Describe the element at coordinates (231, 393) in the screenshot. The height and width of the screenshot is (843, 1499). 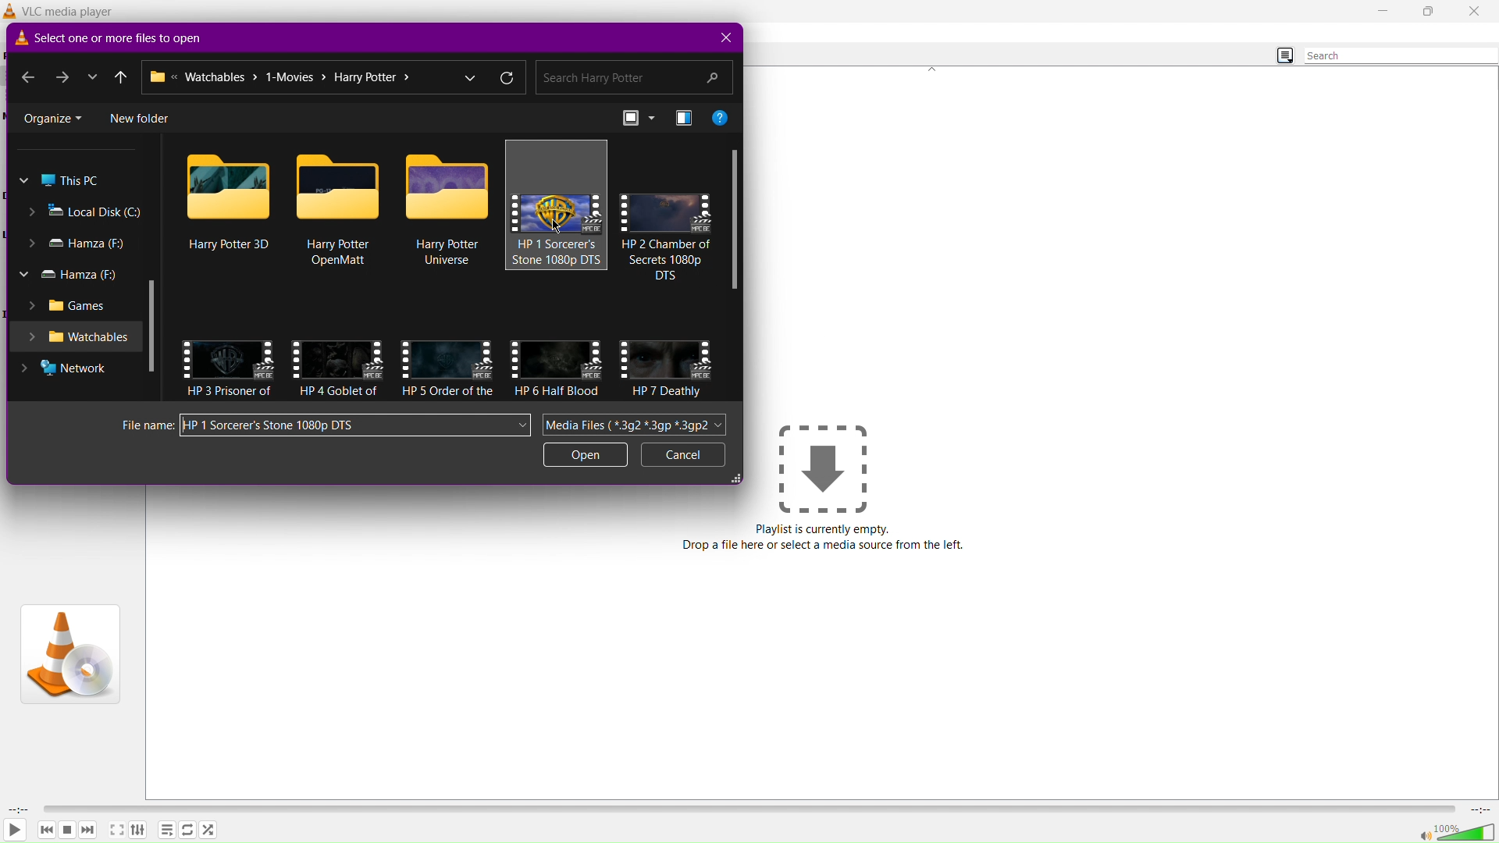
I see `harry potter ` at that location.